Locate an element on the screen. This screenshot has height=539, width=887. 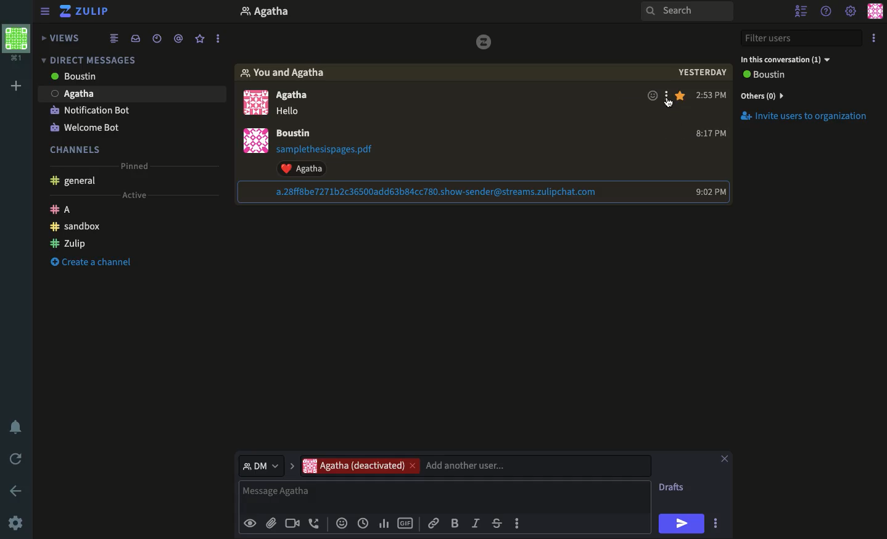
Channels is located at coordinates (80, 148).